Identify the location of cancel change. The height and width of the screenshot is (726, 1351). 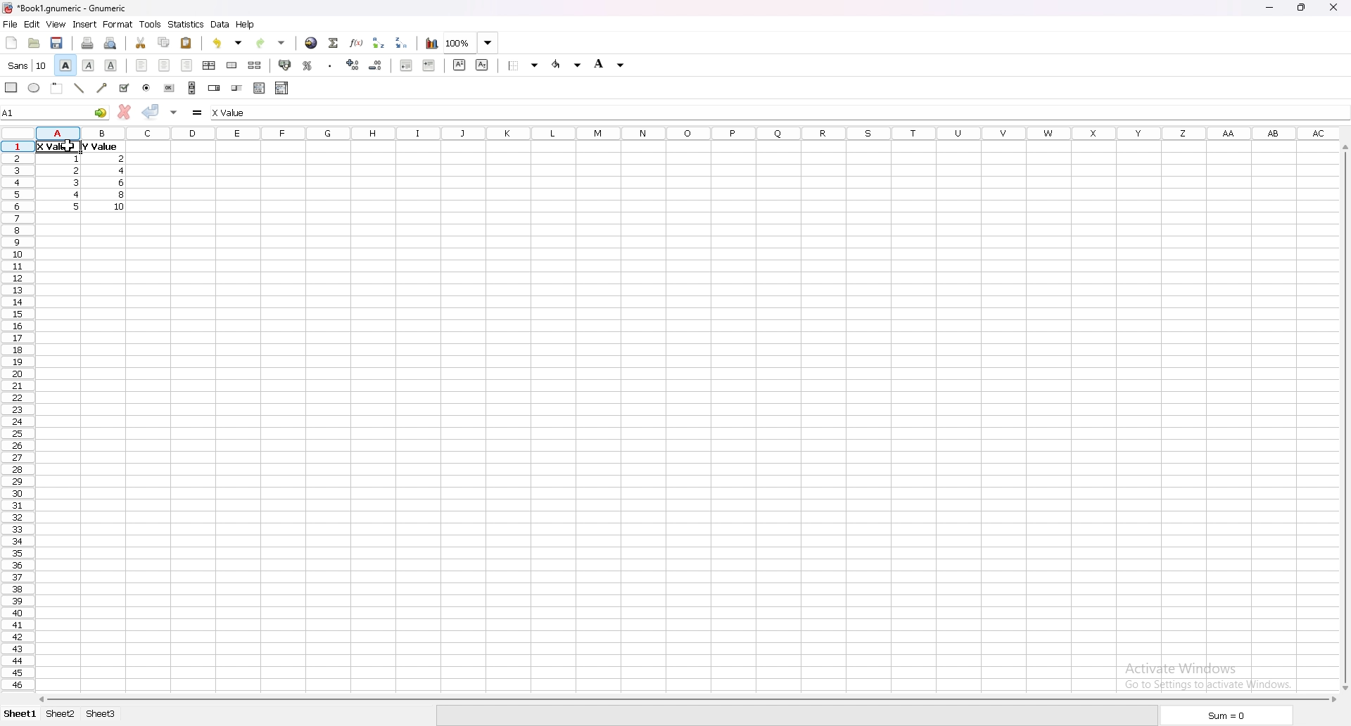
(125, 112).